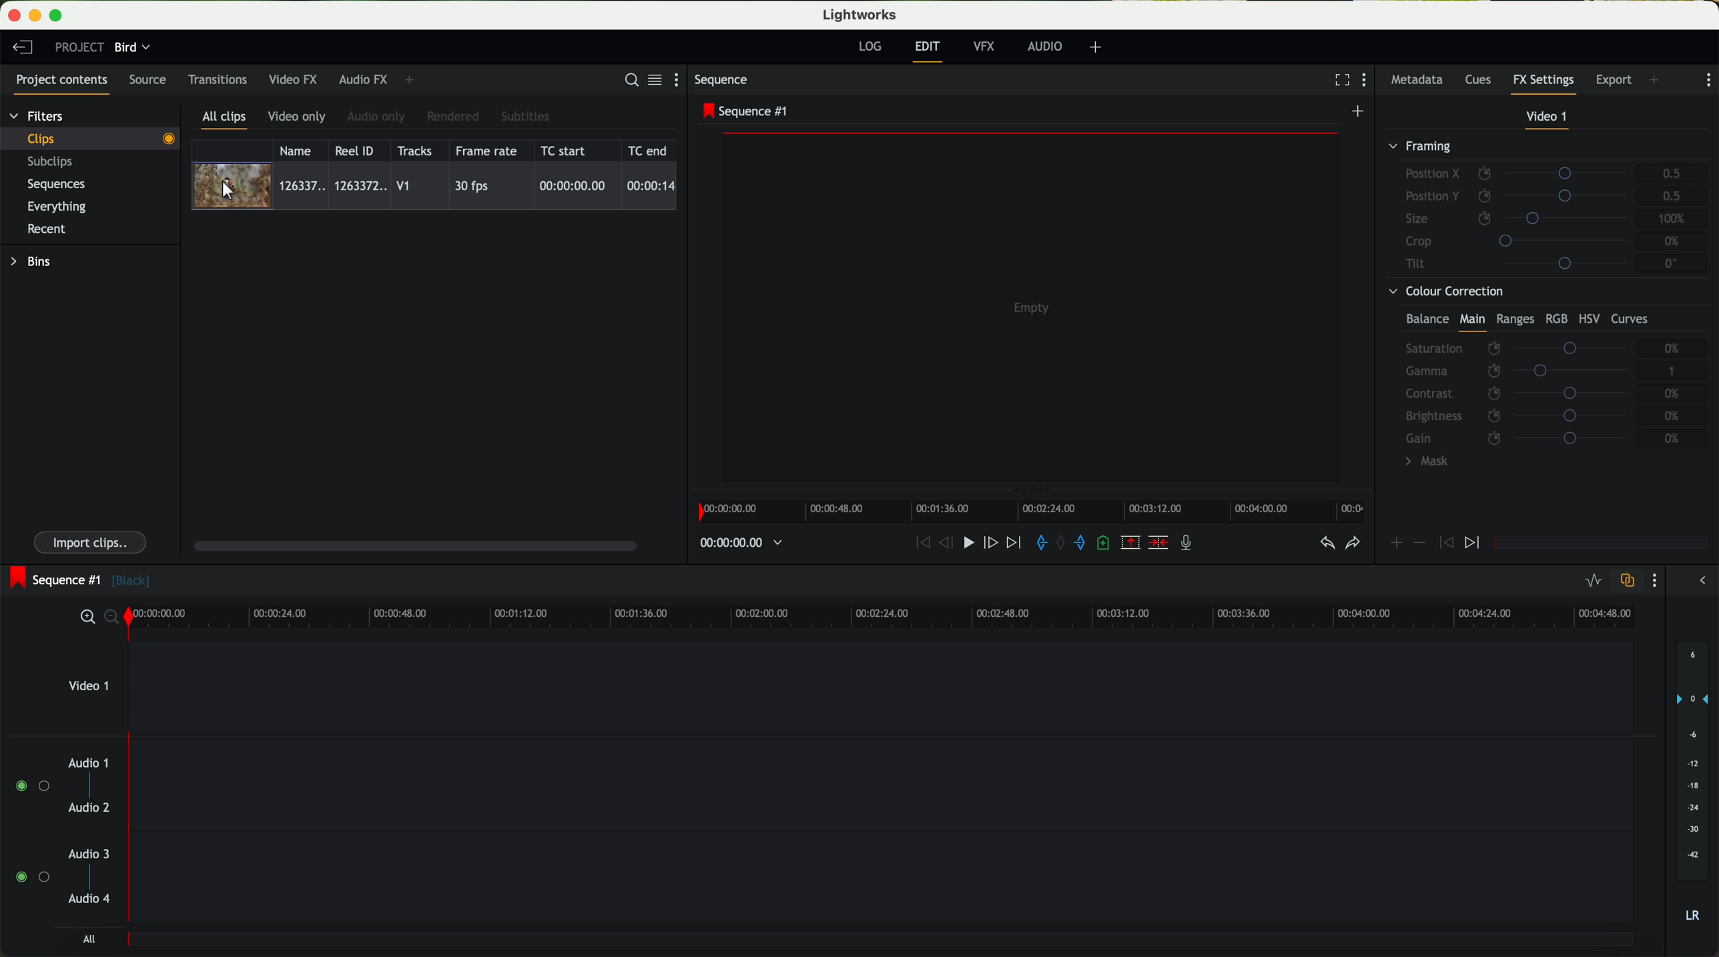 Image resolution: width=1719 pixels, height=957 pixels. I want to click on audio only, so click(377, 117).